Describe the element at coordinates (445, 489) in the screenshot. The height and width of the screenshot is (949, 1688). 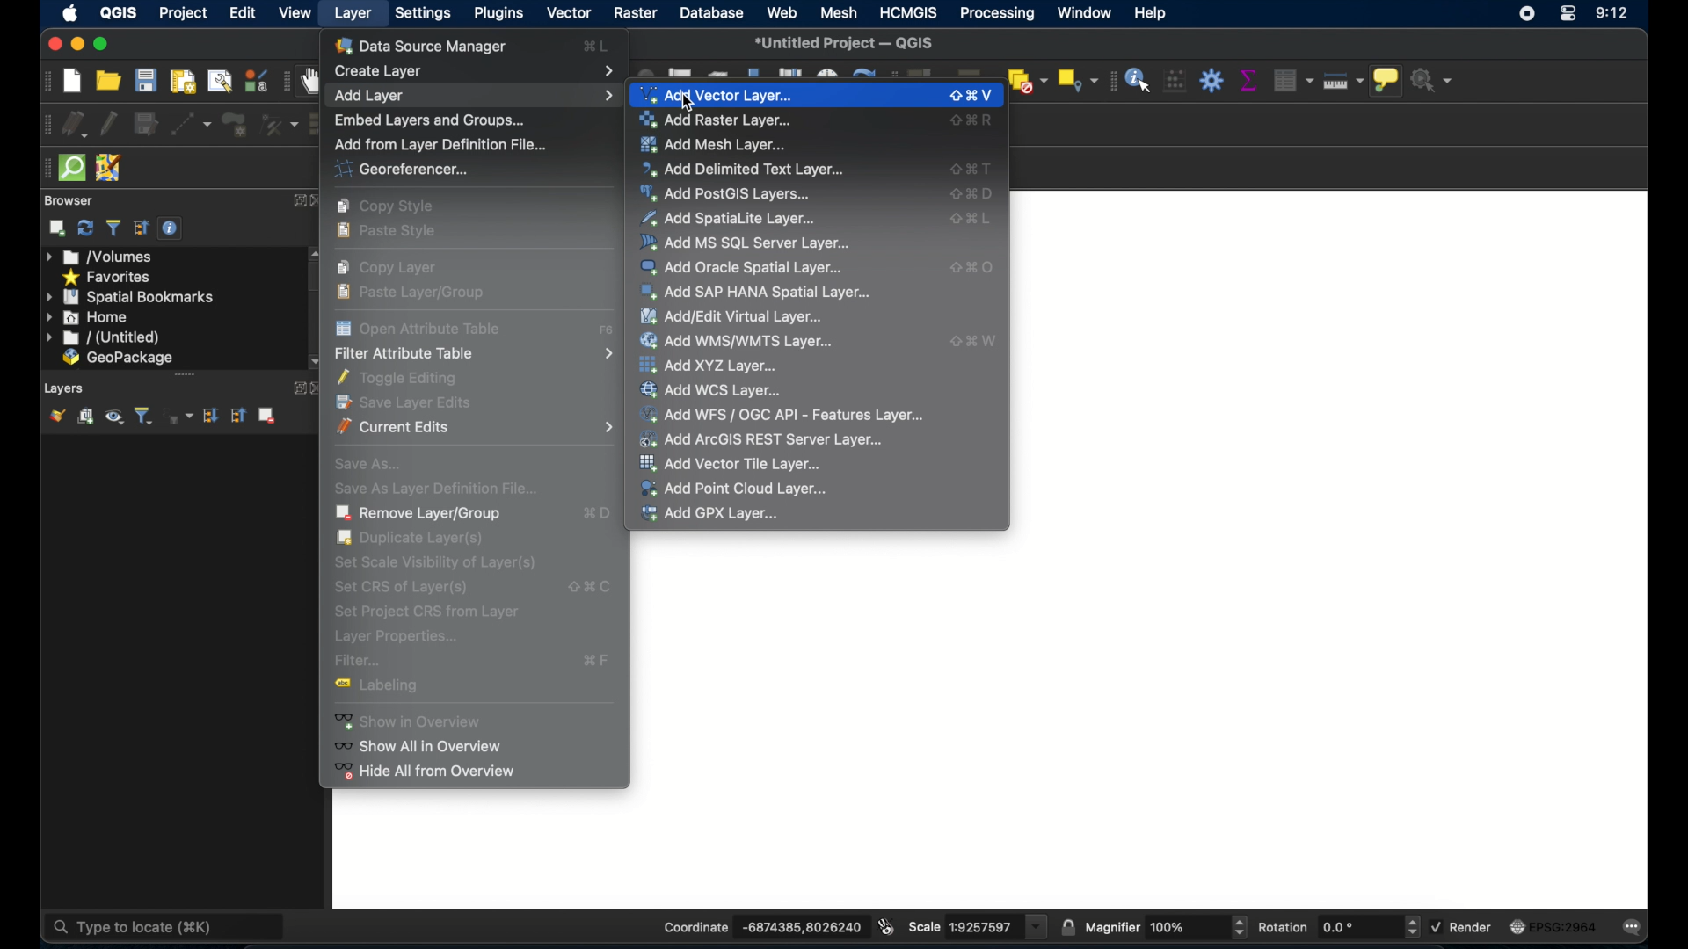
I see `Save As Layer Definition File...` at that location.